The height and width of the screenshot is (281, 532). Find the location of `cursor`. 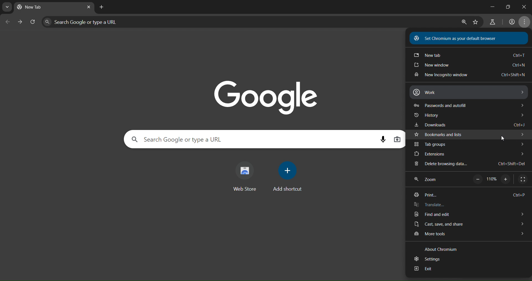

cursor is located at coordinates (500, 139).